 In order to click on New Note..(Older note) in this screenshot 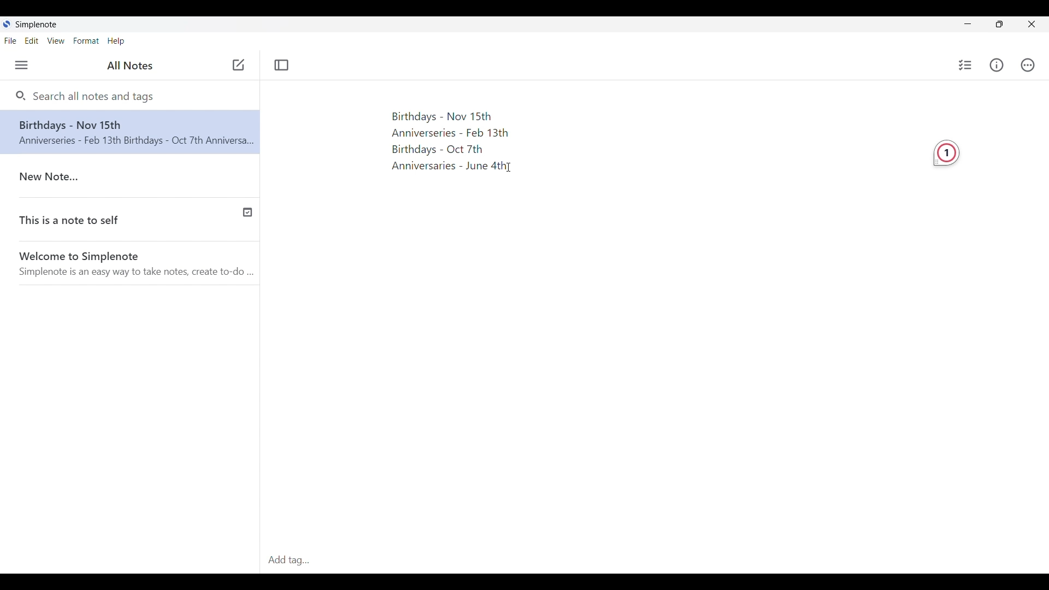, I will do `click(133, 177)`.